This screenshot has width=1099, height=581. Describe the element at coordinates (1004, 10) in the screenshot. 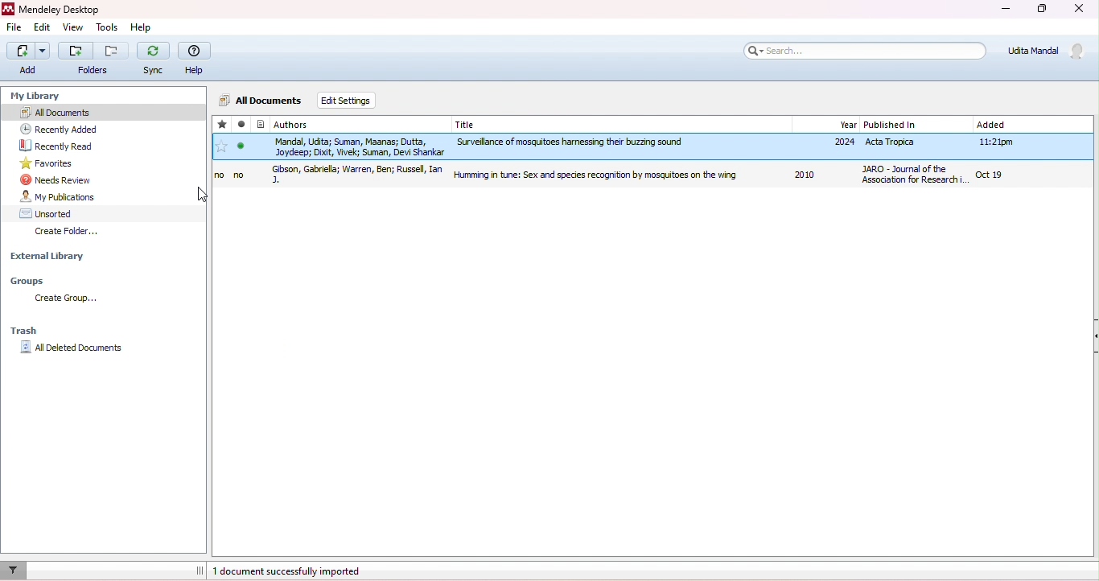

I see `minimize ` at that location.